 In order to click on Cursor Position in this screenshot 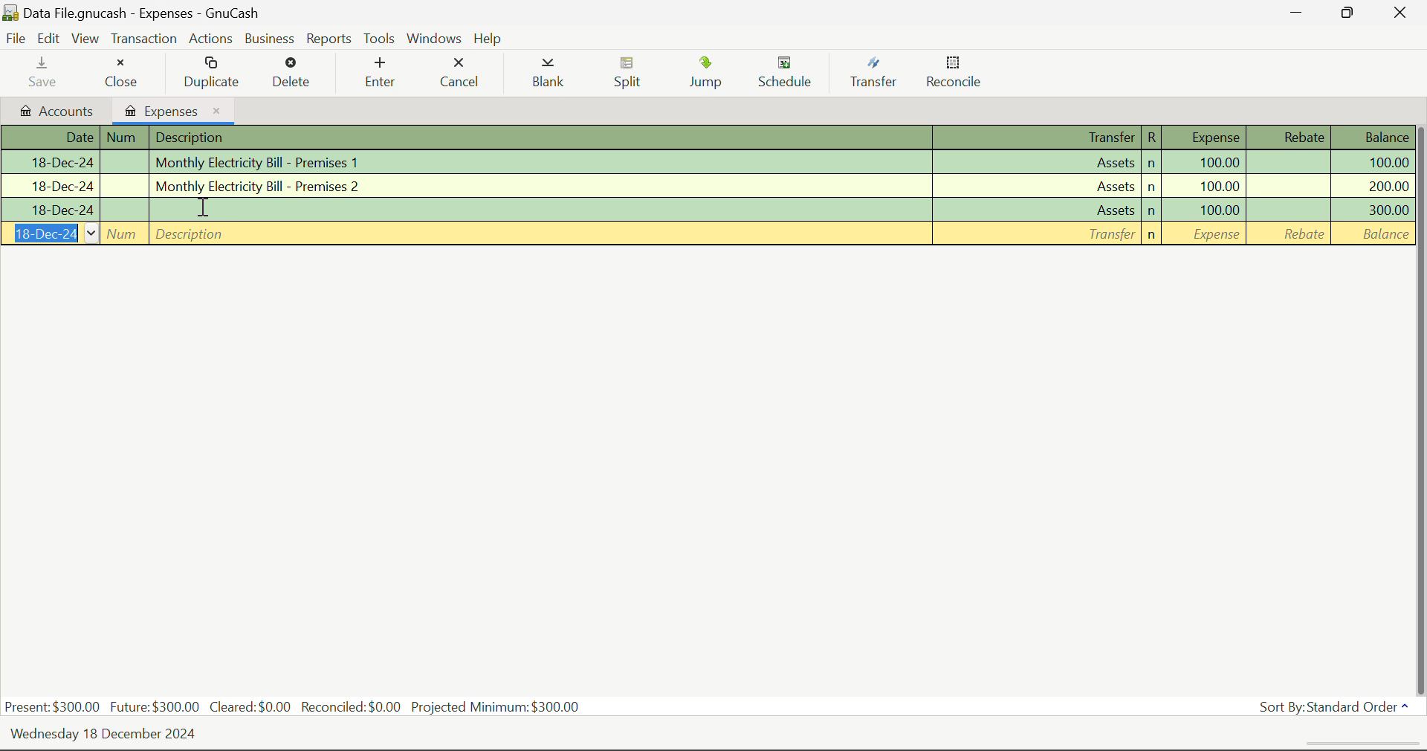, I will do `click(204, 205)`.